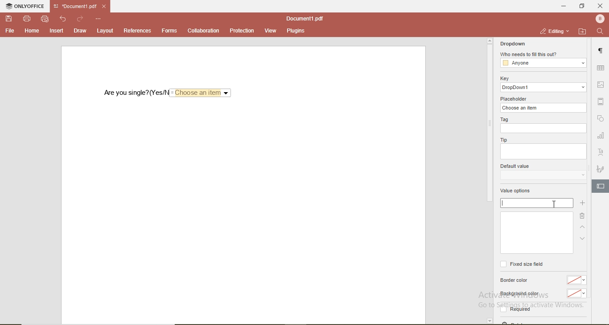  Describe the element at coordinates (33, 31) in the screenshot. I see `home` at that location.